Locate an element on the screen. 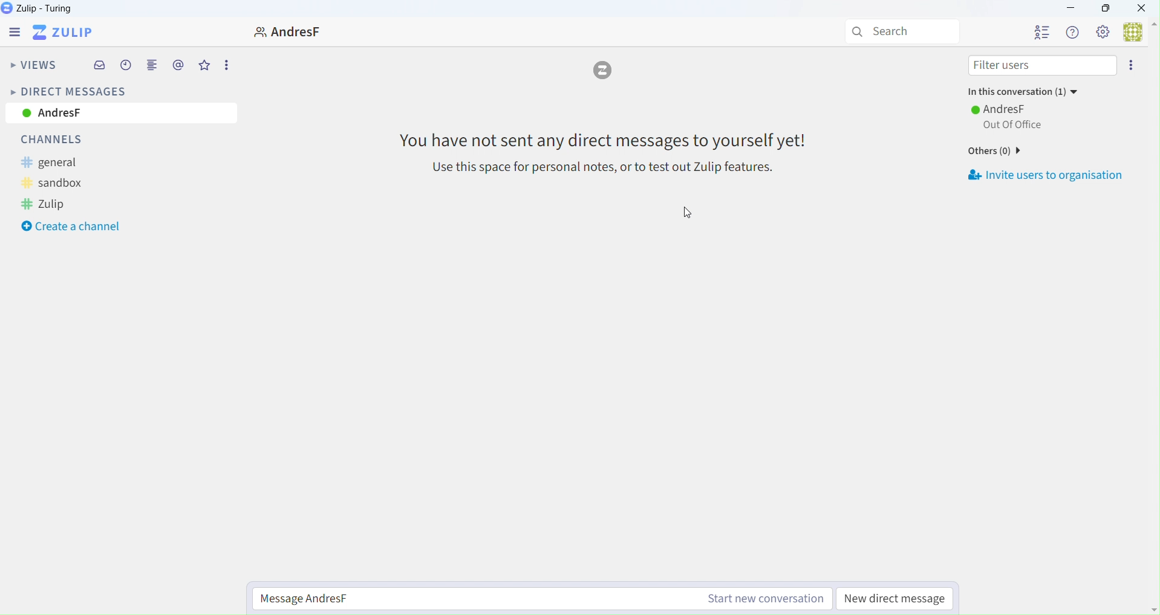 The width and height of the screenshot is (1160, 615). Merge View is located at coordinates (152, 67).